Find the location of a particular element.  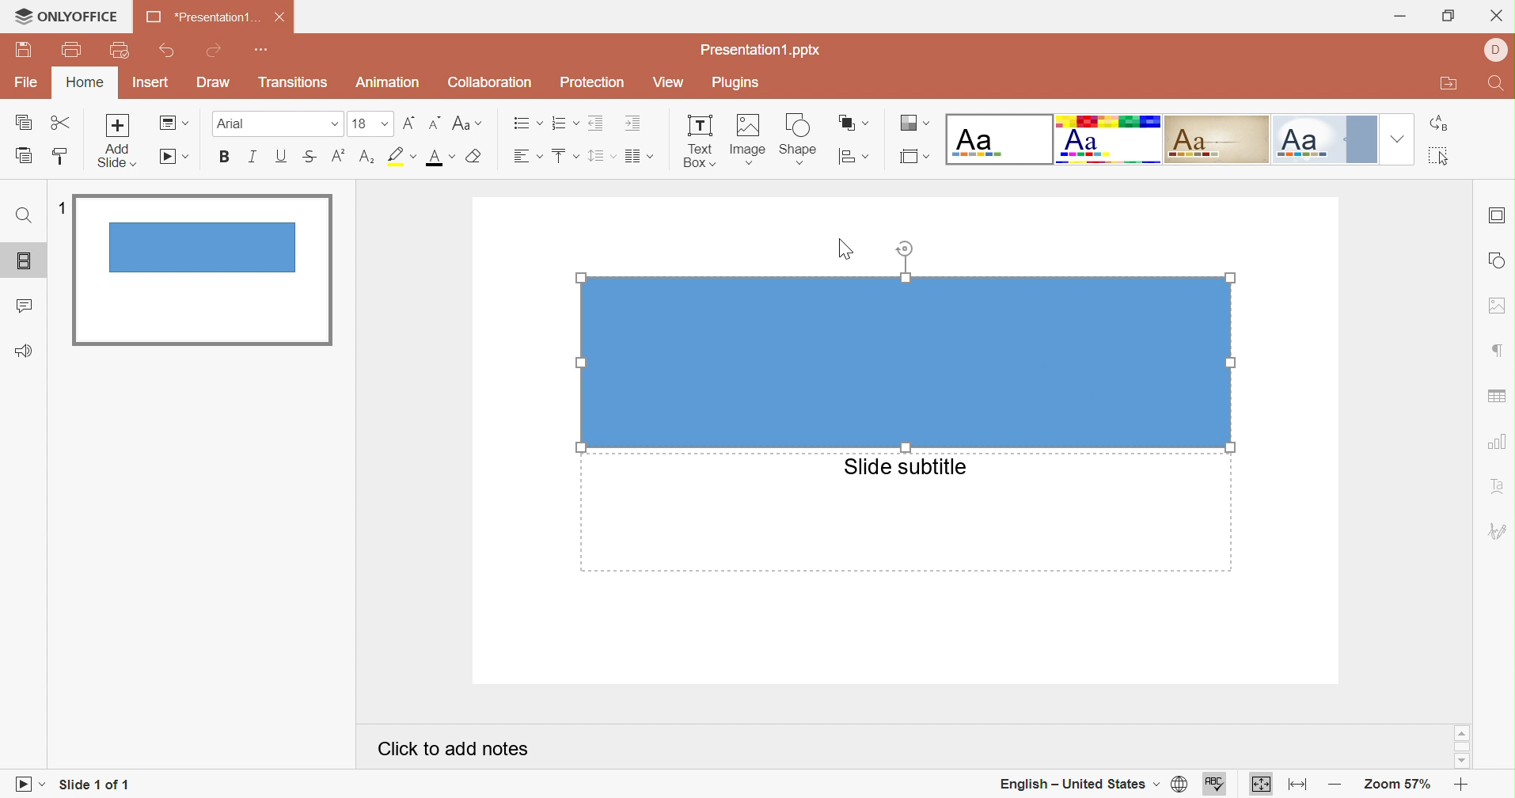

Subscript is located at coordinates (365, 161).